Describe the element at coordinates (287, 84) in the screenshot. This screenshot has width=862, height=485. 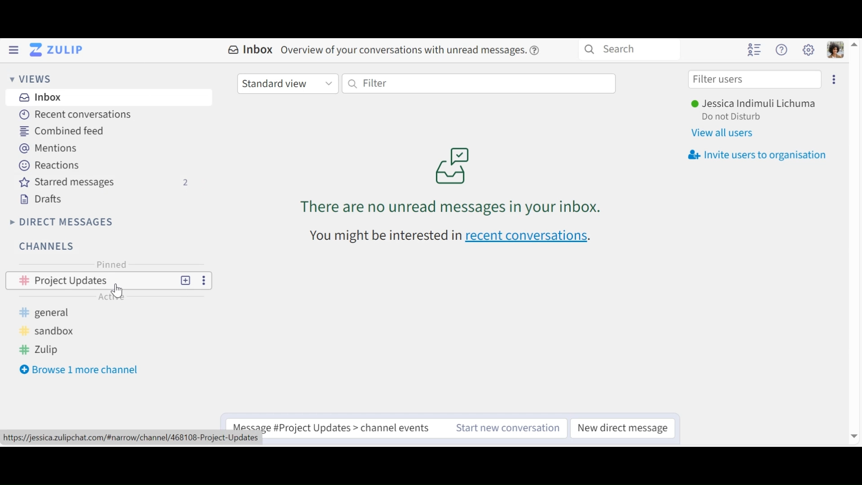
I see `Standard view` at that location.